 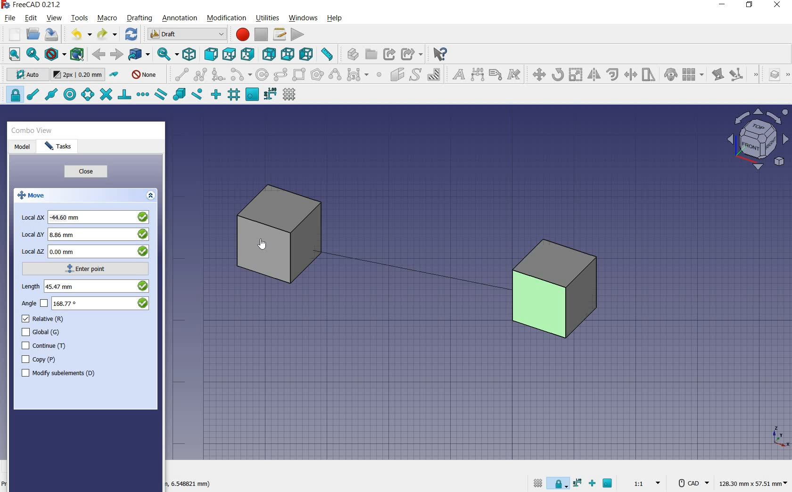 What do you see at coordinates (59, 146) in the screenshot?
I see `tasks` at bounding box center [59, 146].